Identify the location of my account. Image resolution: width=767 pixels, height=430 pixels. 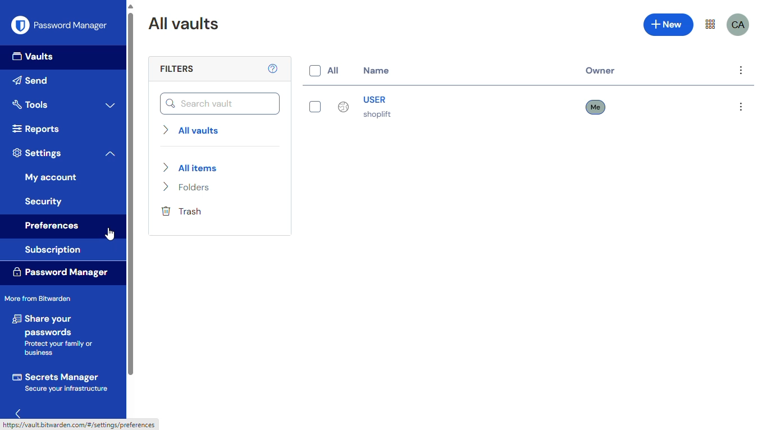
(51, 177).